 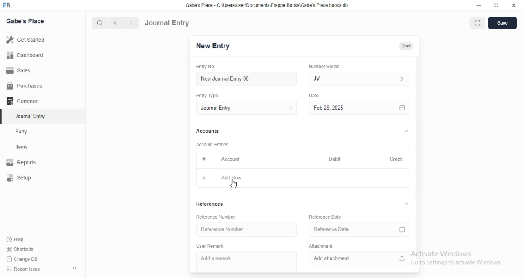 What do you see at coordinates (234, 184) in the screenshot?
I see `cursor` at bounding box center [234, 184].